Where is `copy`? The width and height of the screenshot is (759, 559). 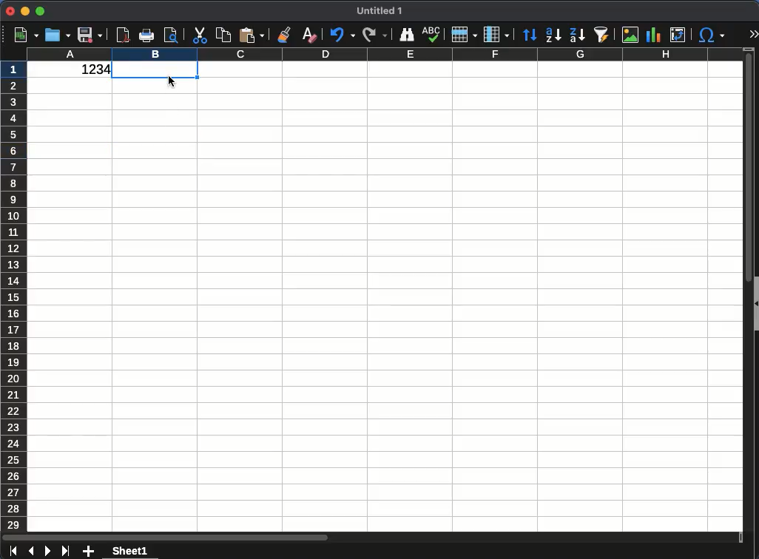 copy is located at coordinates (223, 35).